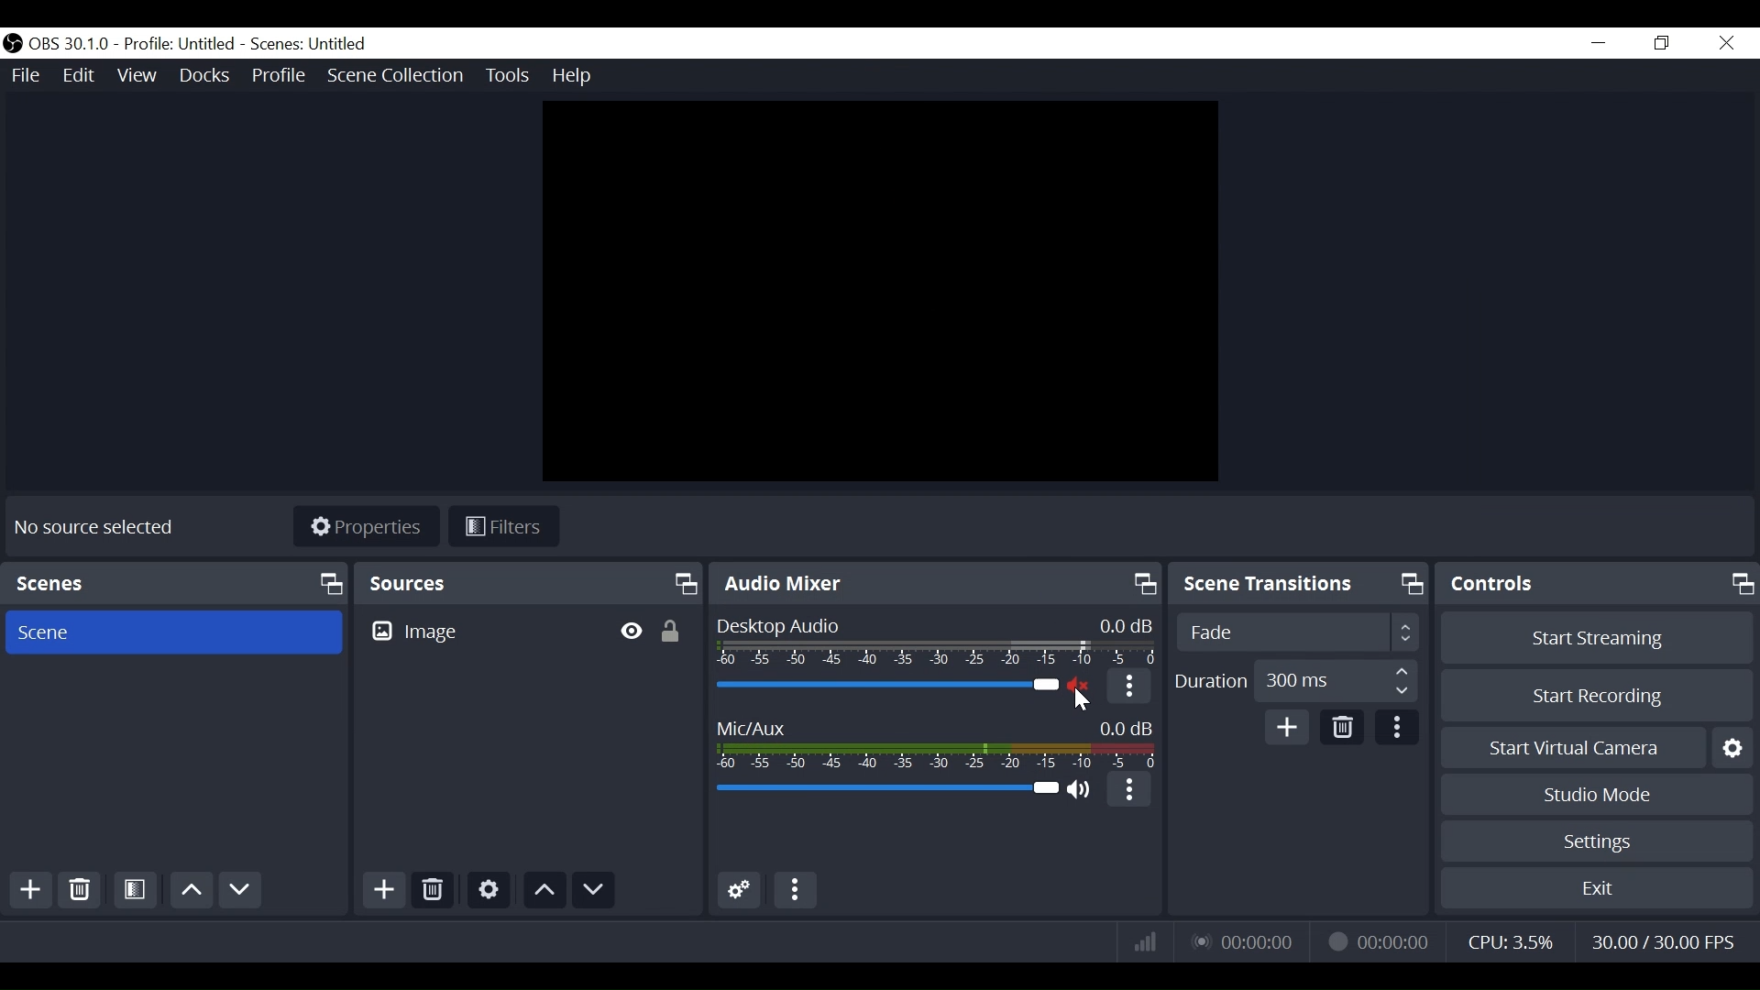 Image resolution: width=1760 pixels, height=990 pixels. Describe the element at coordinates (1730, 43) in the screenshot. I see `Close` at that location.